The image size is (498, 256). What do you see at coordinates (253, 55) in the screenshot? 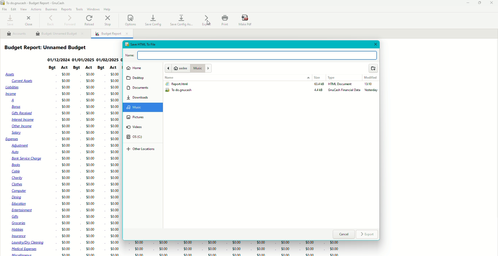
I see `File Name` at bounding box center [253, 55].